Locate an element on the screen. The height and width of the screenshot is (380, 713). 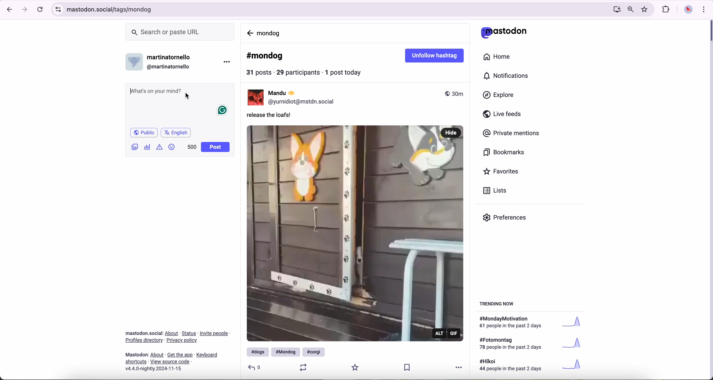
link is located at coordinates (180, 355).